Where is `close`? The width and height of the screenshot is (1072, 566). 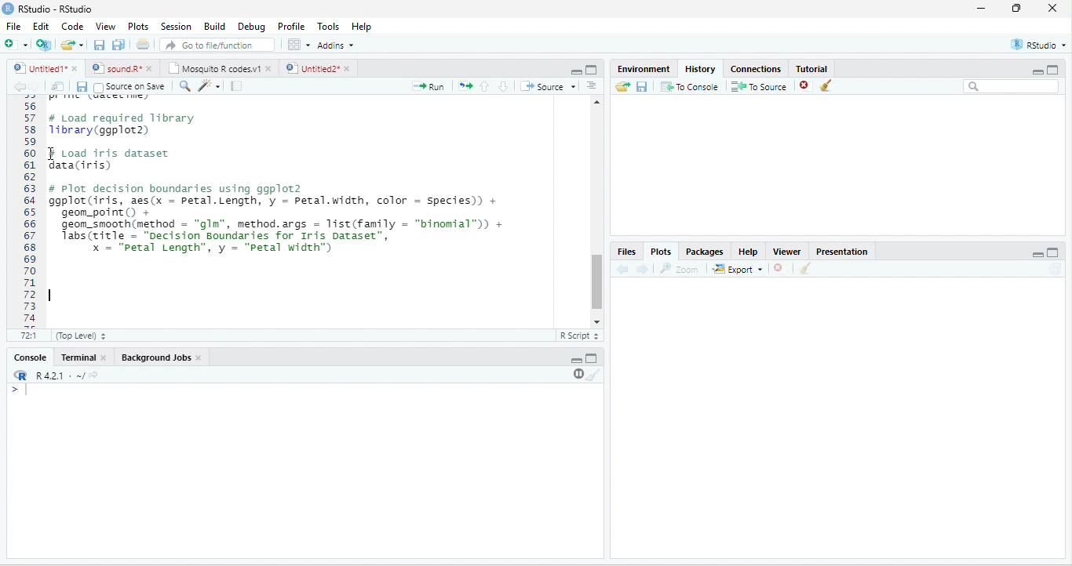
close is located at coordinates (105, 358).